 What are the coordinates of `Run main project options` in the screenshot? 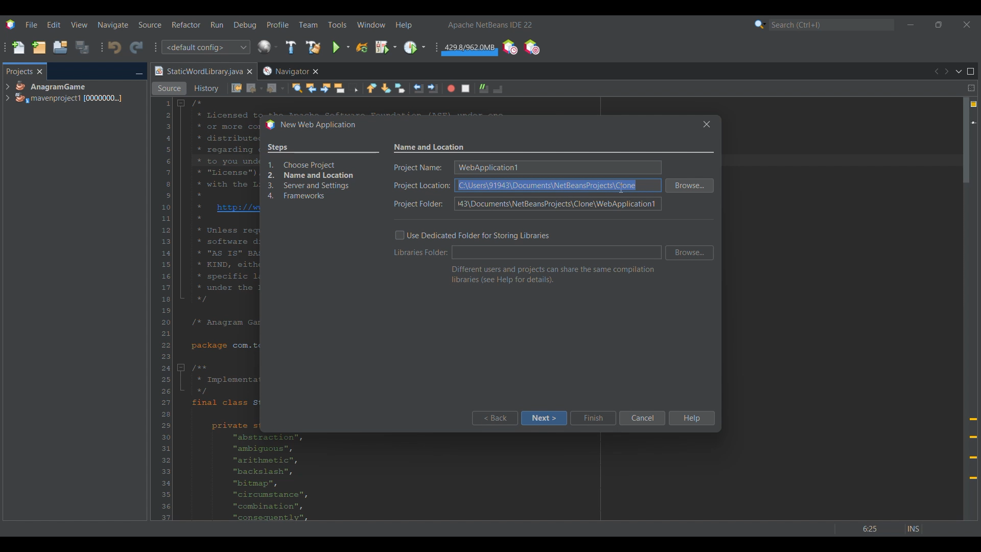 It's located at (341, 47).